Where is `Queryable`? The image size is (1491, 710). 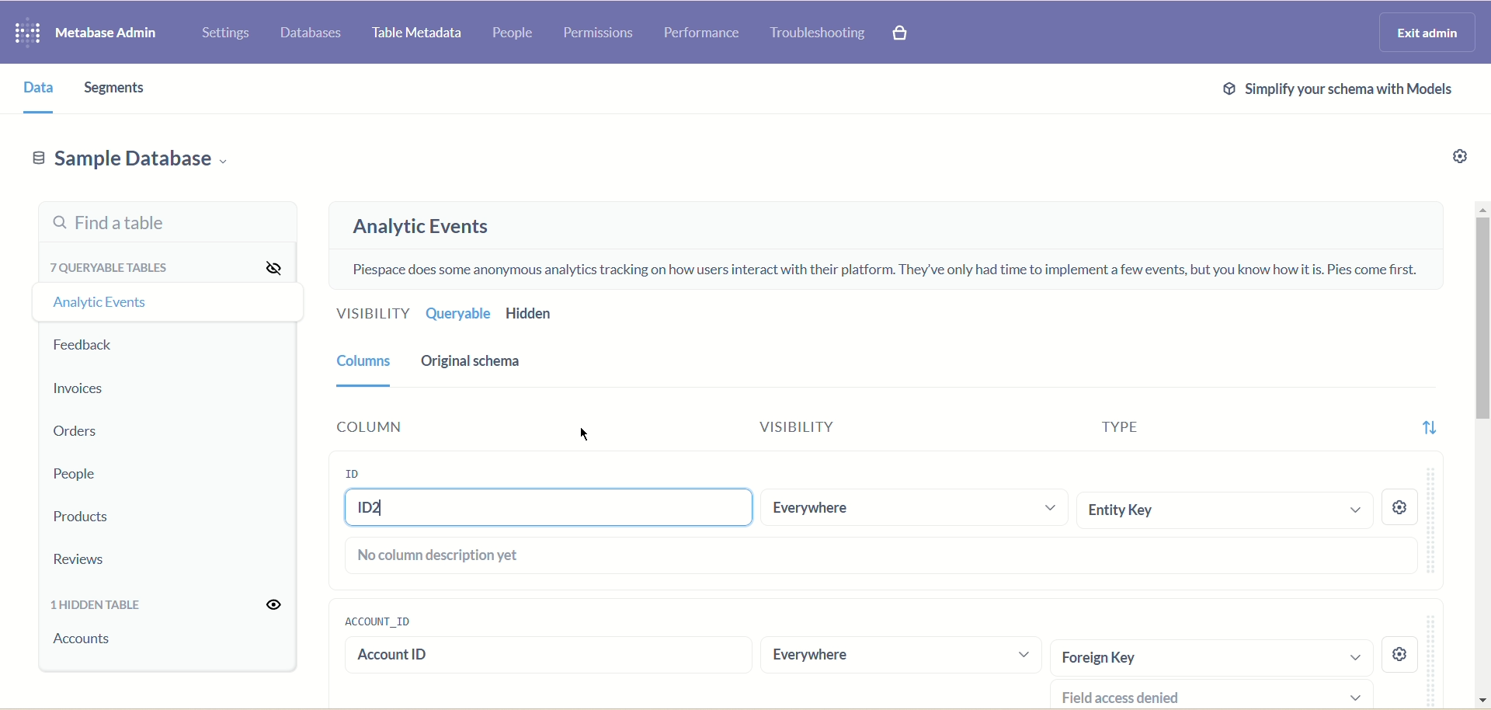
Queryable is located at coordinates (460, 315).